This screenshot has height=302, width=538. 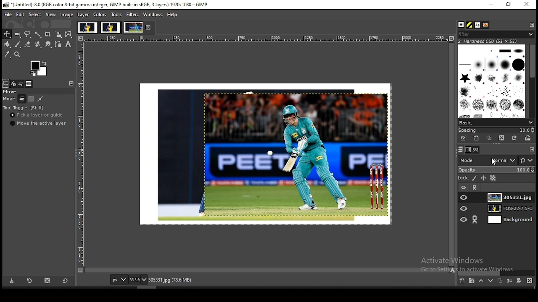 What do you see at coordinates (532, 149) in the screenshot?
I see `configure this tab` at bounding box center [532, 149].